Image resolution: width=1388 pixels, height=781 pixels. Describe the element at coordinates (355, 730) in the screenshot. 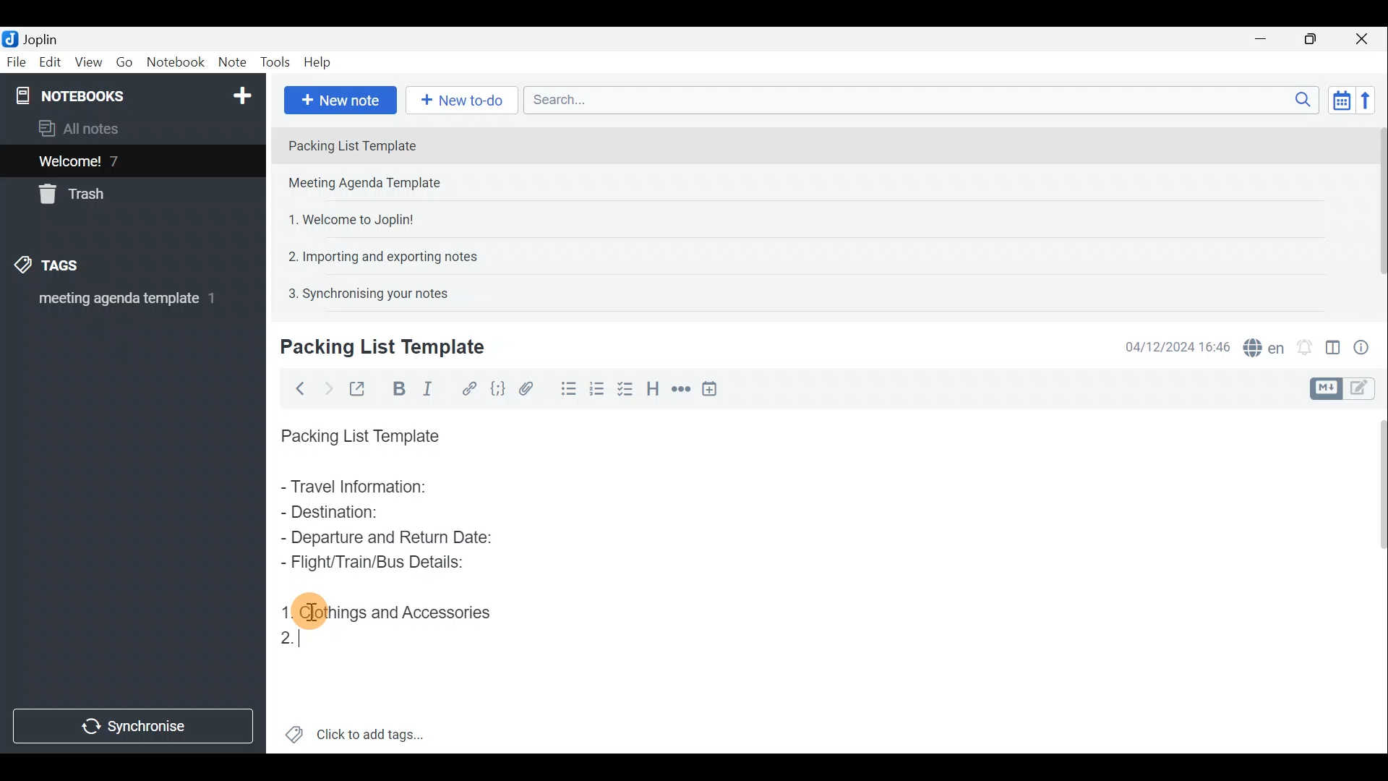

I see `Click to add tags` at that location.